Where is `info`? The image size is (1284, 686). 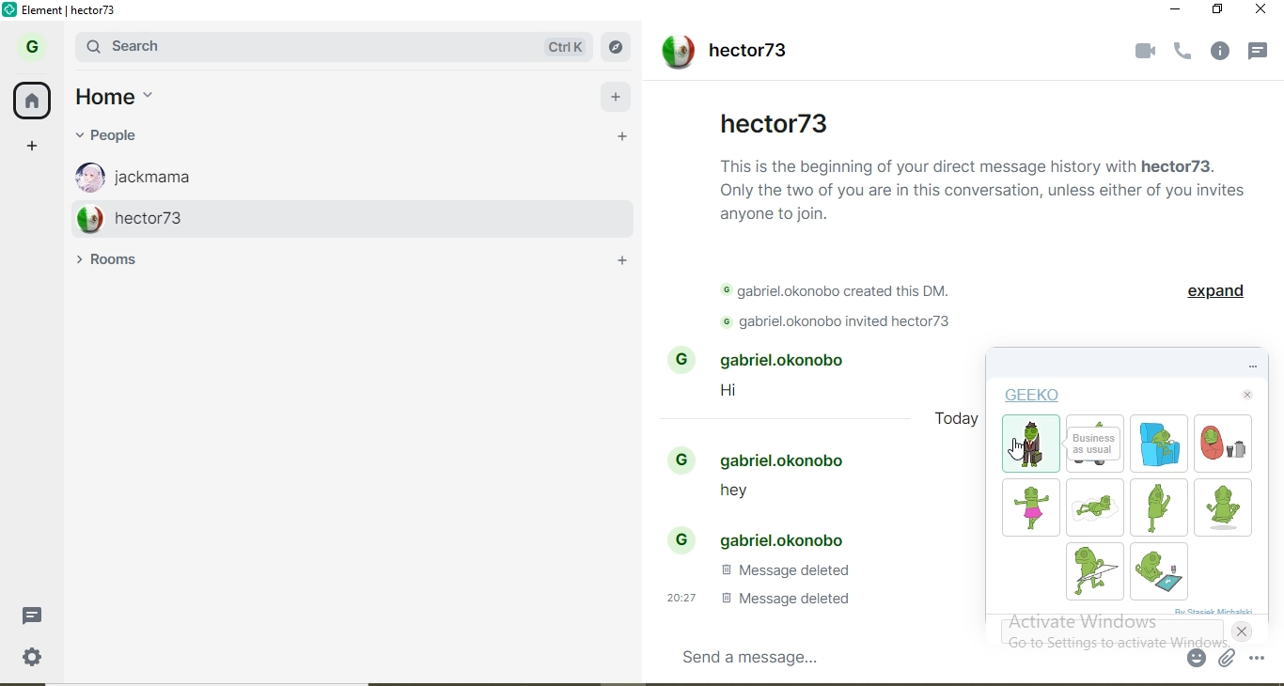 info is located at coordinates (1223, 52).